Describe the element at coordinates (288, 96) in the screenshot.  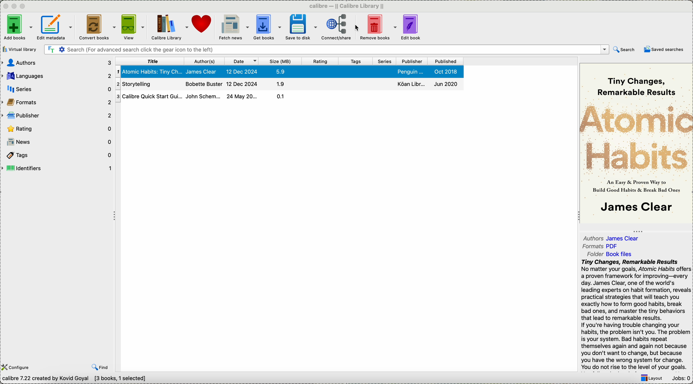
I see `third book` at that location.